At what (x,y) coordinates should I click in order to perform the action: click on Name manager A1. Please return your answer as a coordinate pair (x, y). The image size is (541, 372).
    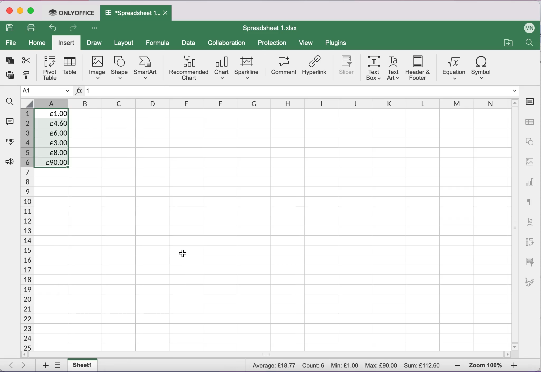
    Looking at the image, I should click on (46, 91).